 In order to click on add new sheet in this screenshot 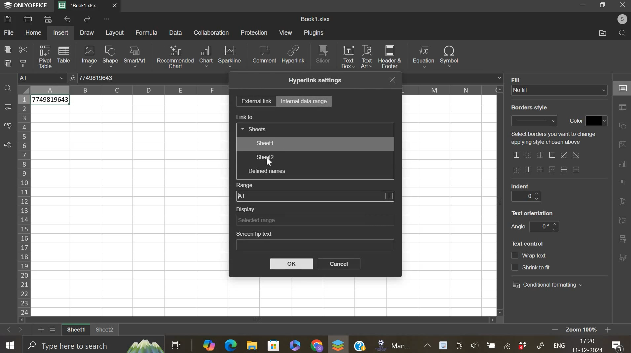, I will do `click(40, 329)`.